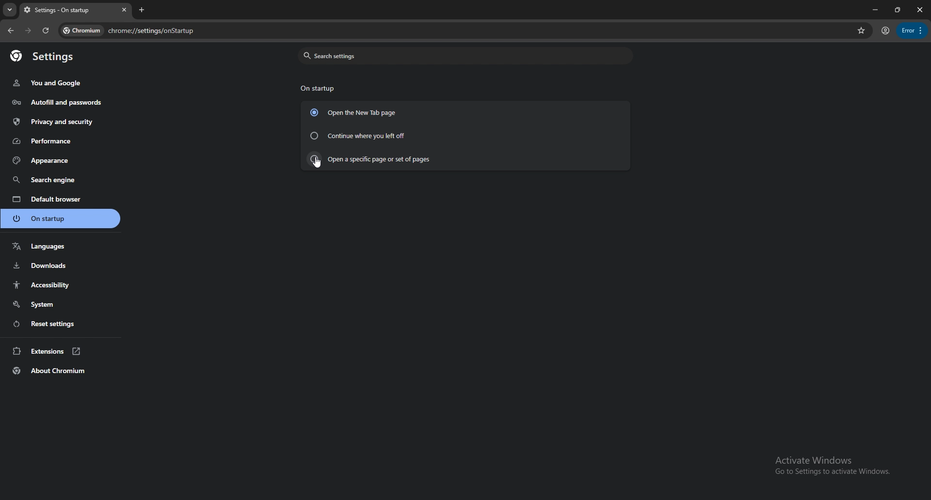 The height and width of the screenshot is (500, 931). Describe the element at coordinates (62, 285) in the screenshot. I see `accessibility` at that location.